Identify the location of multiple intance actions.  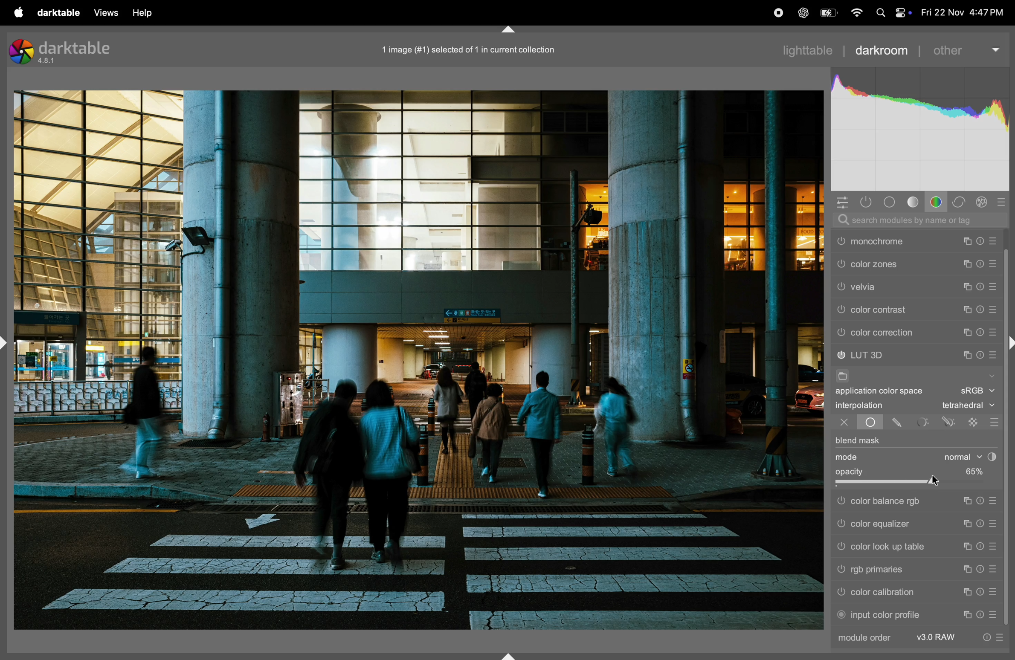
(964, 239).